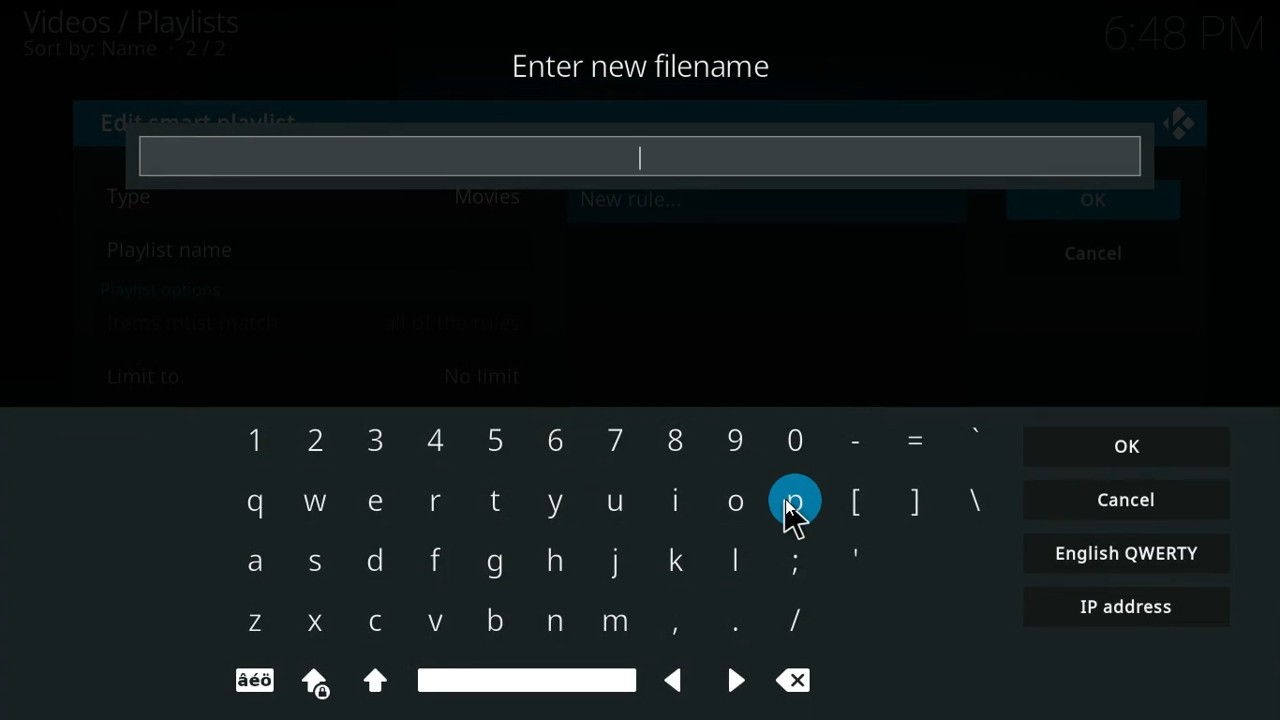 The width and height of the screenshot is (1280, 720). Describe the element at coordinates (318, 207) in the screenshot. I see `type ` at that location.